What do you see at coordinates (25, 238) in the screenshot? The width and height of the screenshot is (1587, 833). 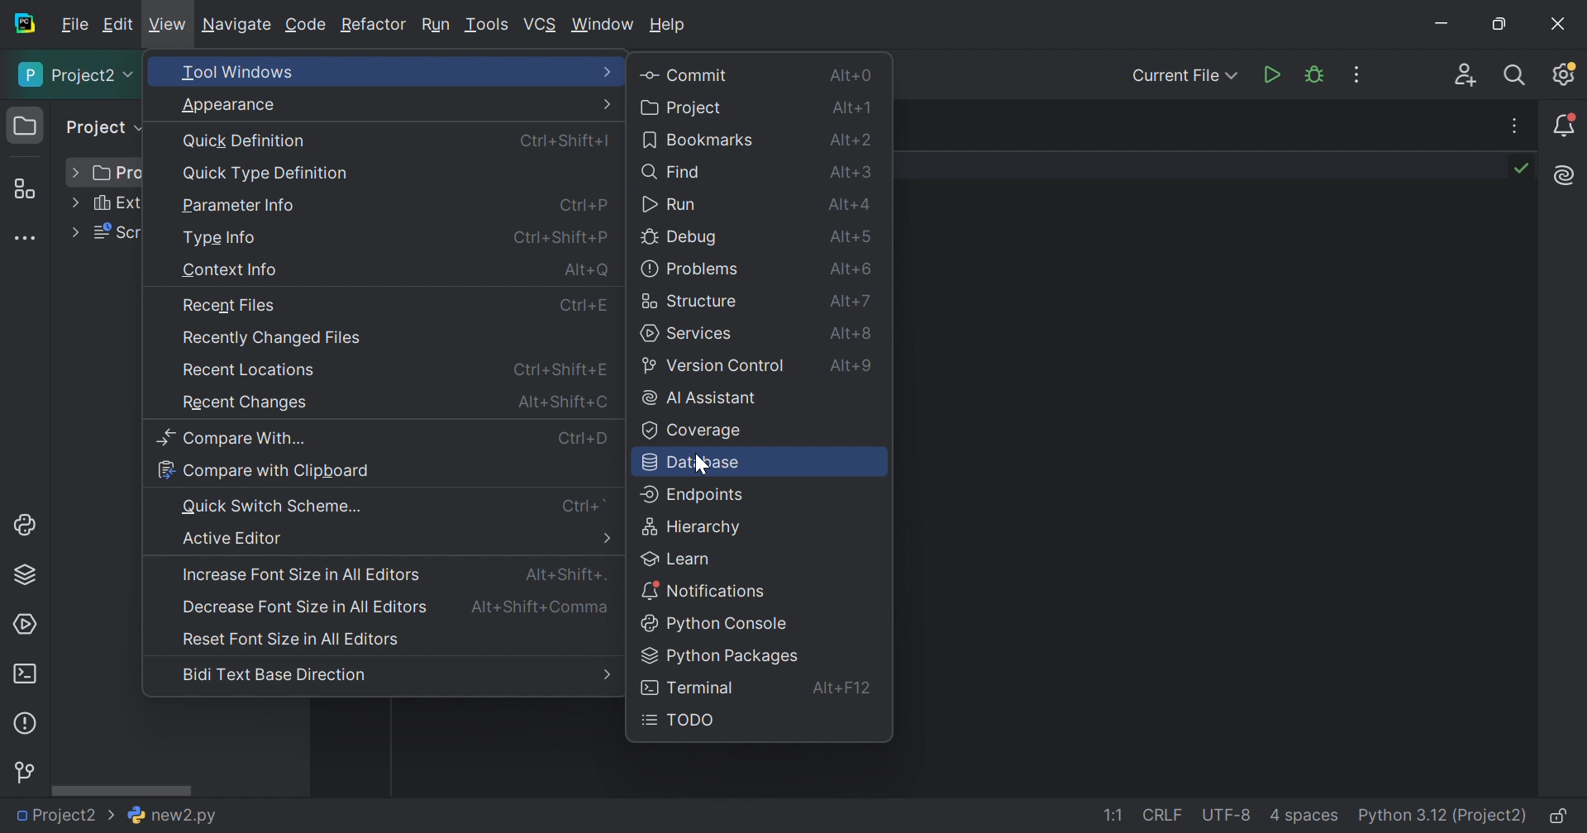 I see `More tool windows` at bounding box center [25, 238].